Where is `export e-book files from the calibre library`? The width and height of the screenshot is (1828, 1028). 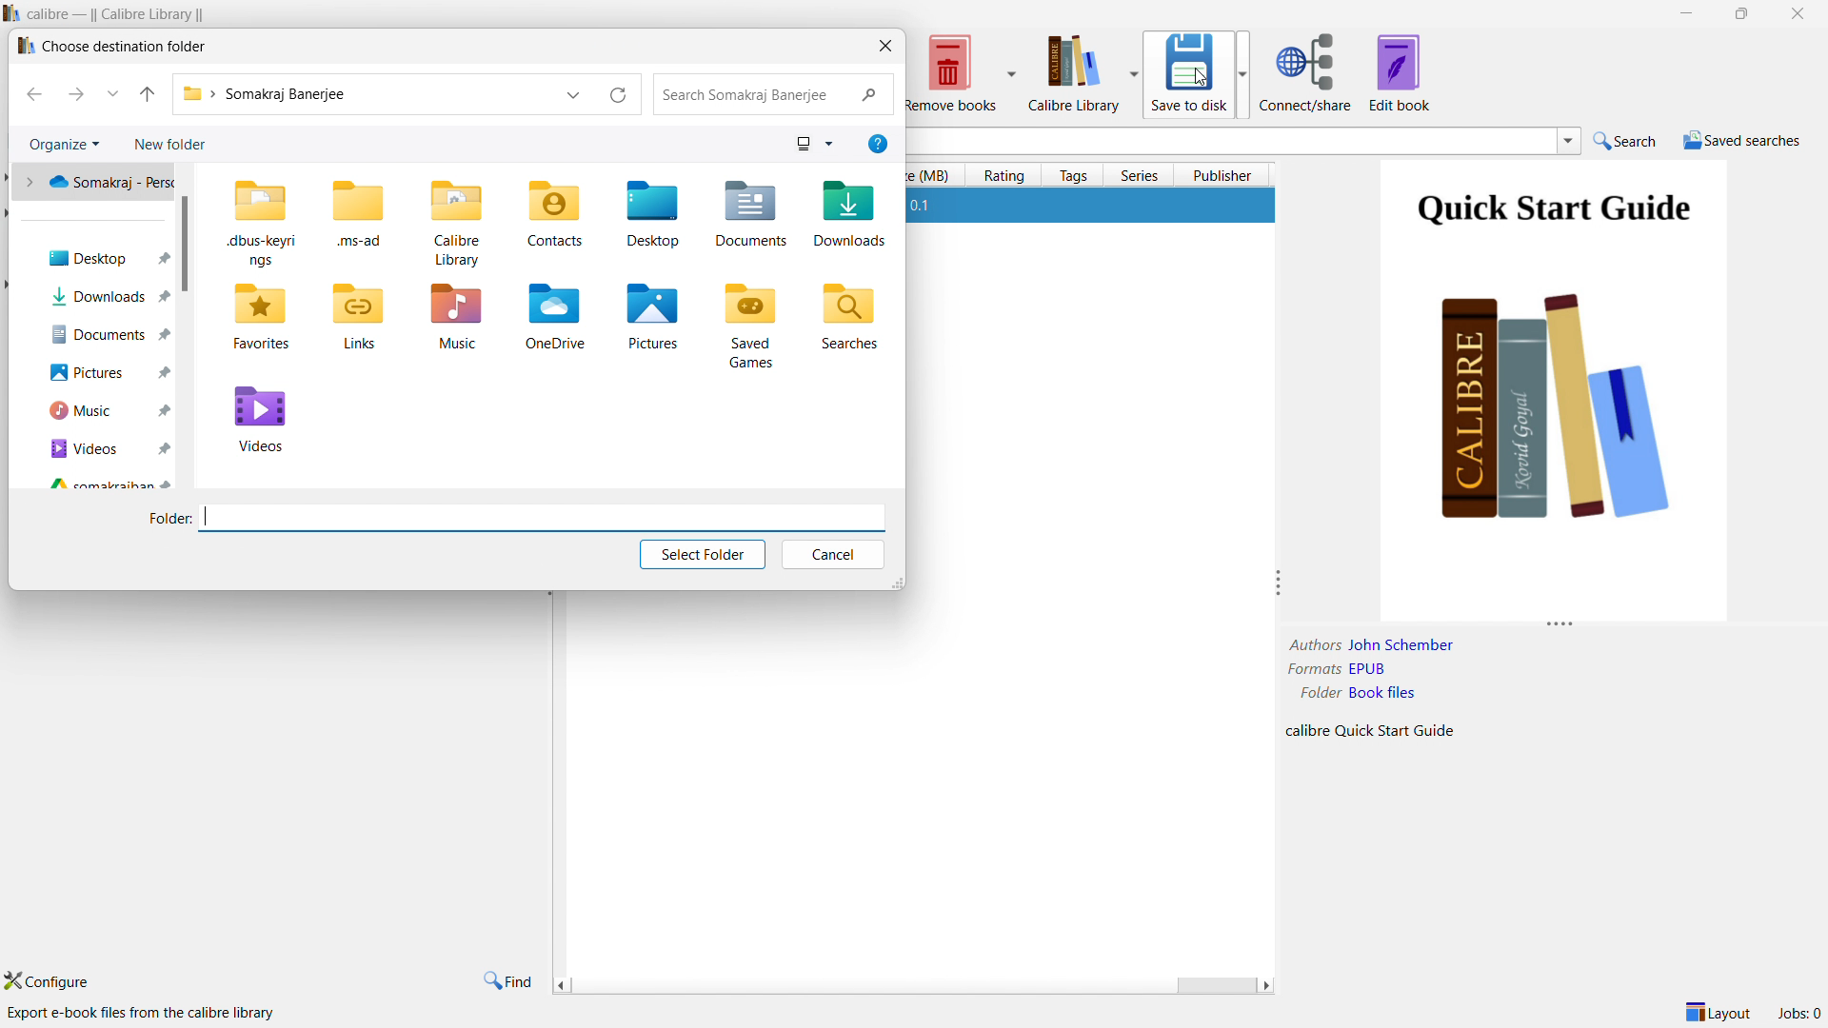 export e-book files from the calibre library is located at coordinates (144, 1014).